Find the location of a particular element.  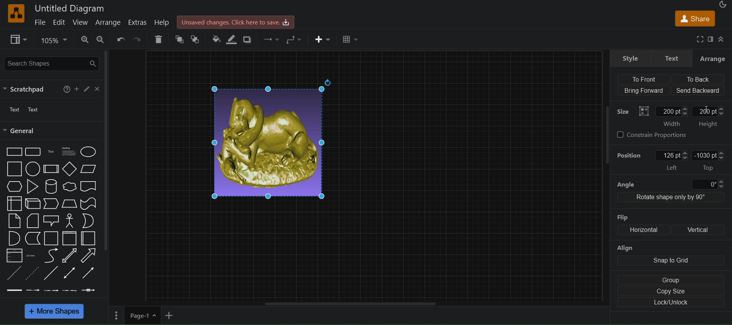

add new page is located at coordinates (172, 316).